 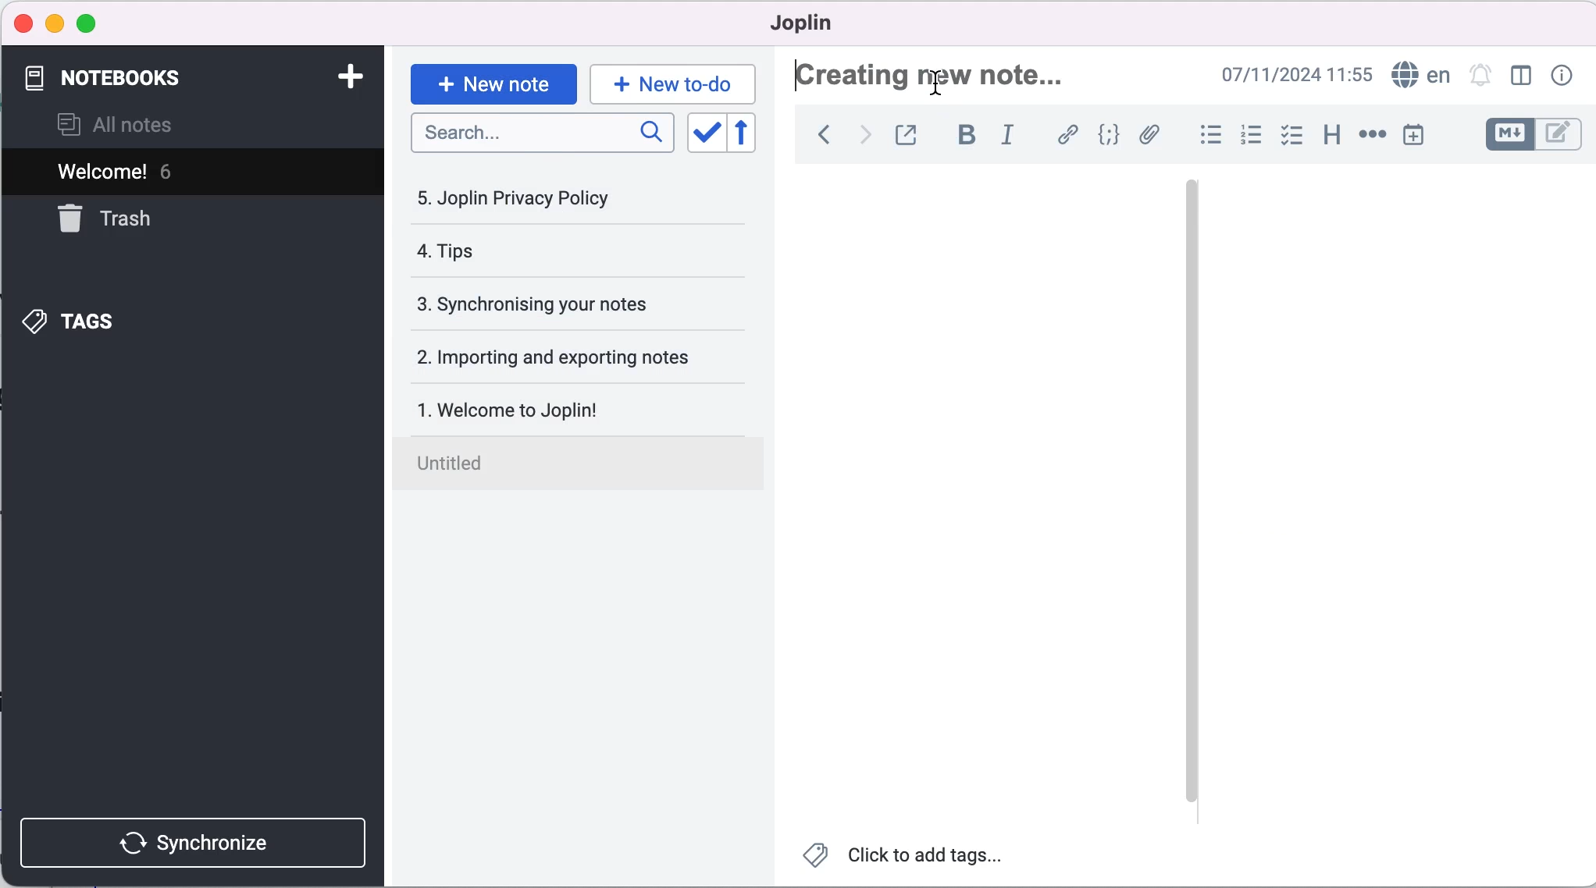 I want to click on click to add tags, so click(x=910, y=858).